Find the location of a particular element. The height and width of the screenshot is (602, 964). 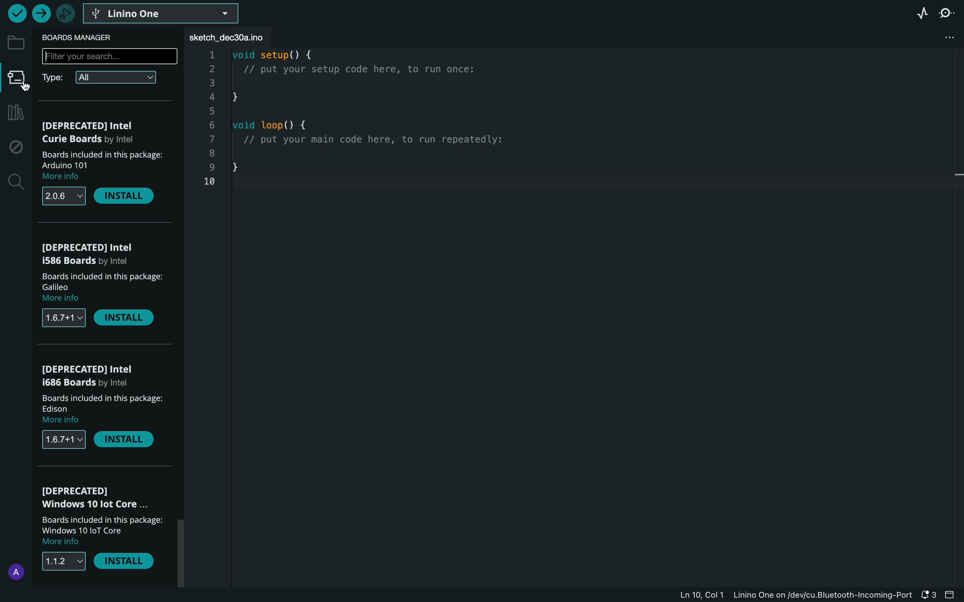

install is located at coordinates (123, 561).